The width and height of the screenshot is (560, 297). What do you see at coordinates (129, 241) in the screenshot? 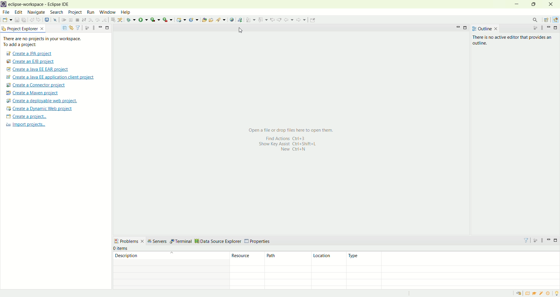
I see `problems` at bounding box center [129, 241].